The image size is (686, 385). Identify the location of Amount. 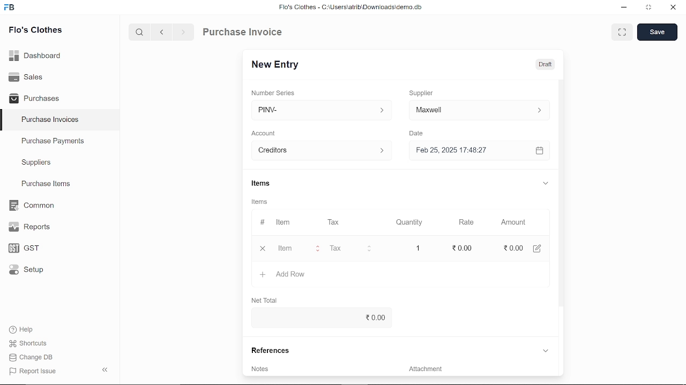
(512, 221).